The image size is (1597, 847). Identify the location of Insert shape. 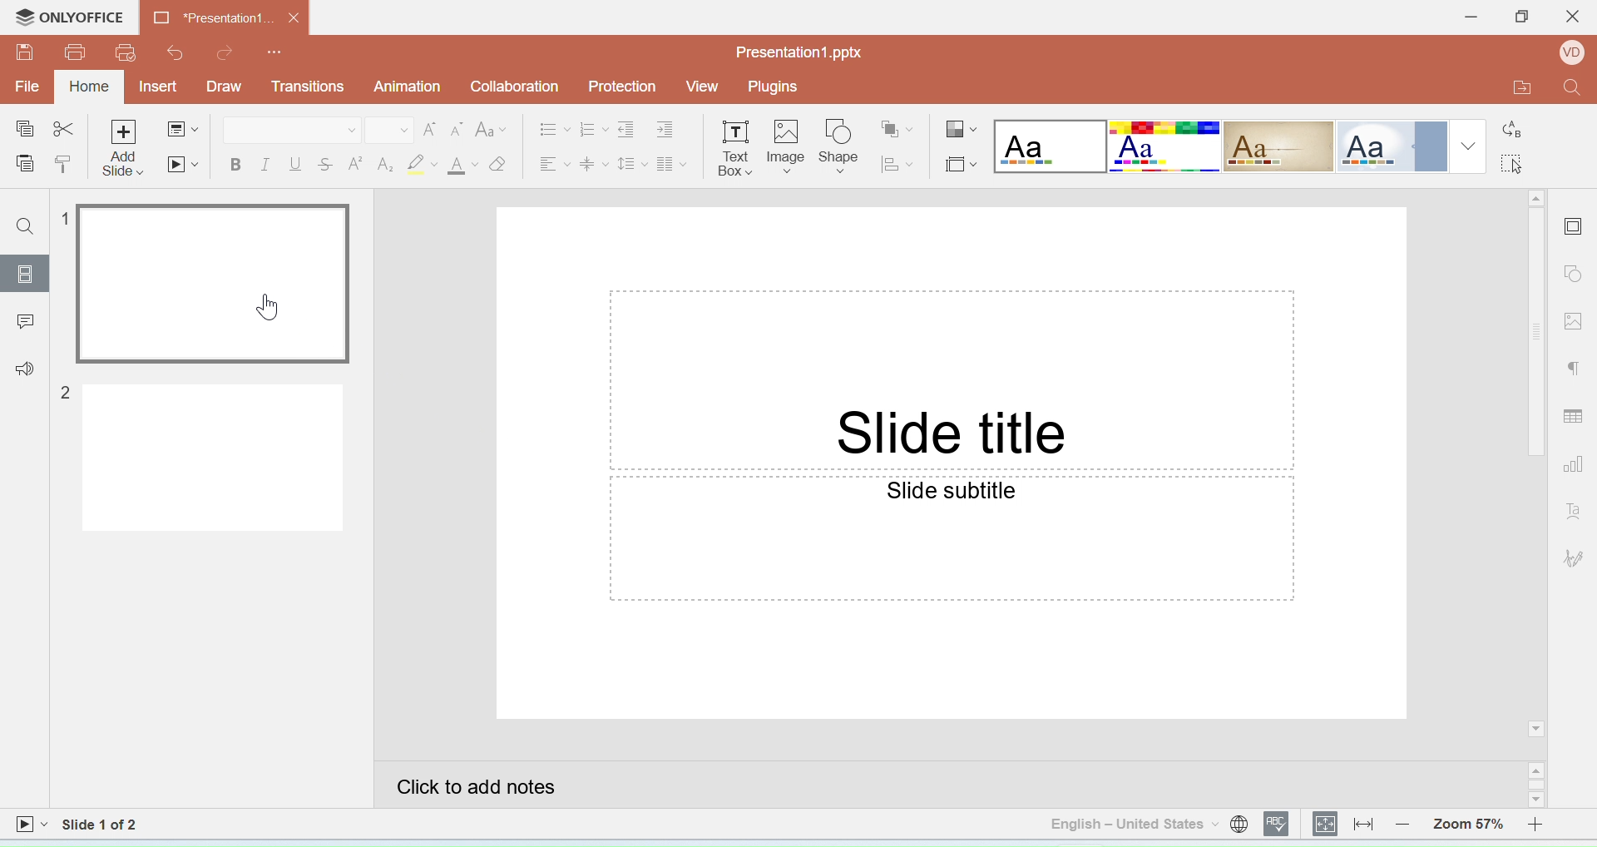
(839, 146).